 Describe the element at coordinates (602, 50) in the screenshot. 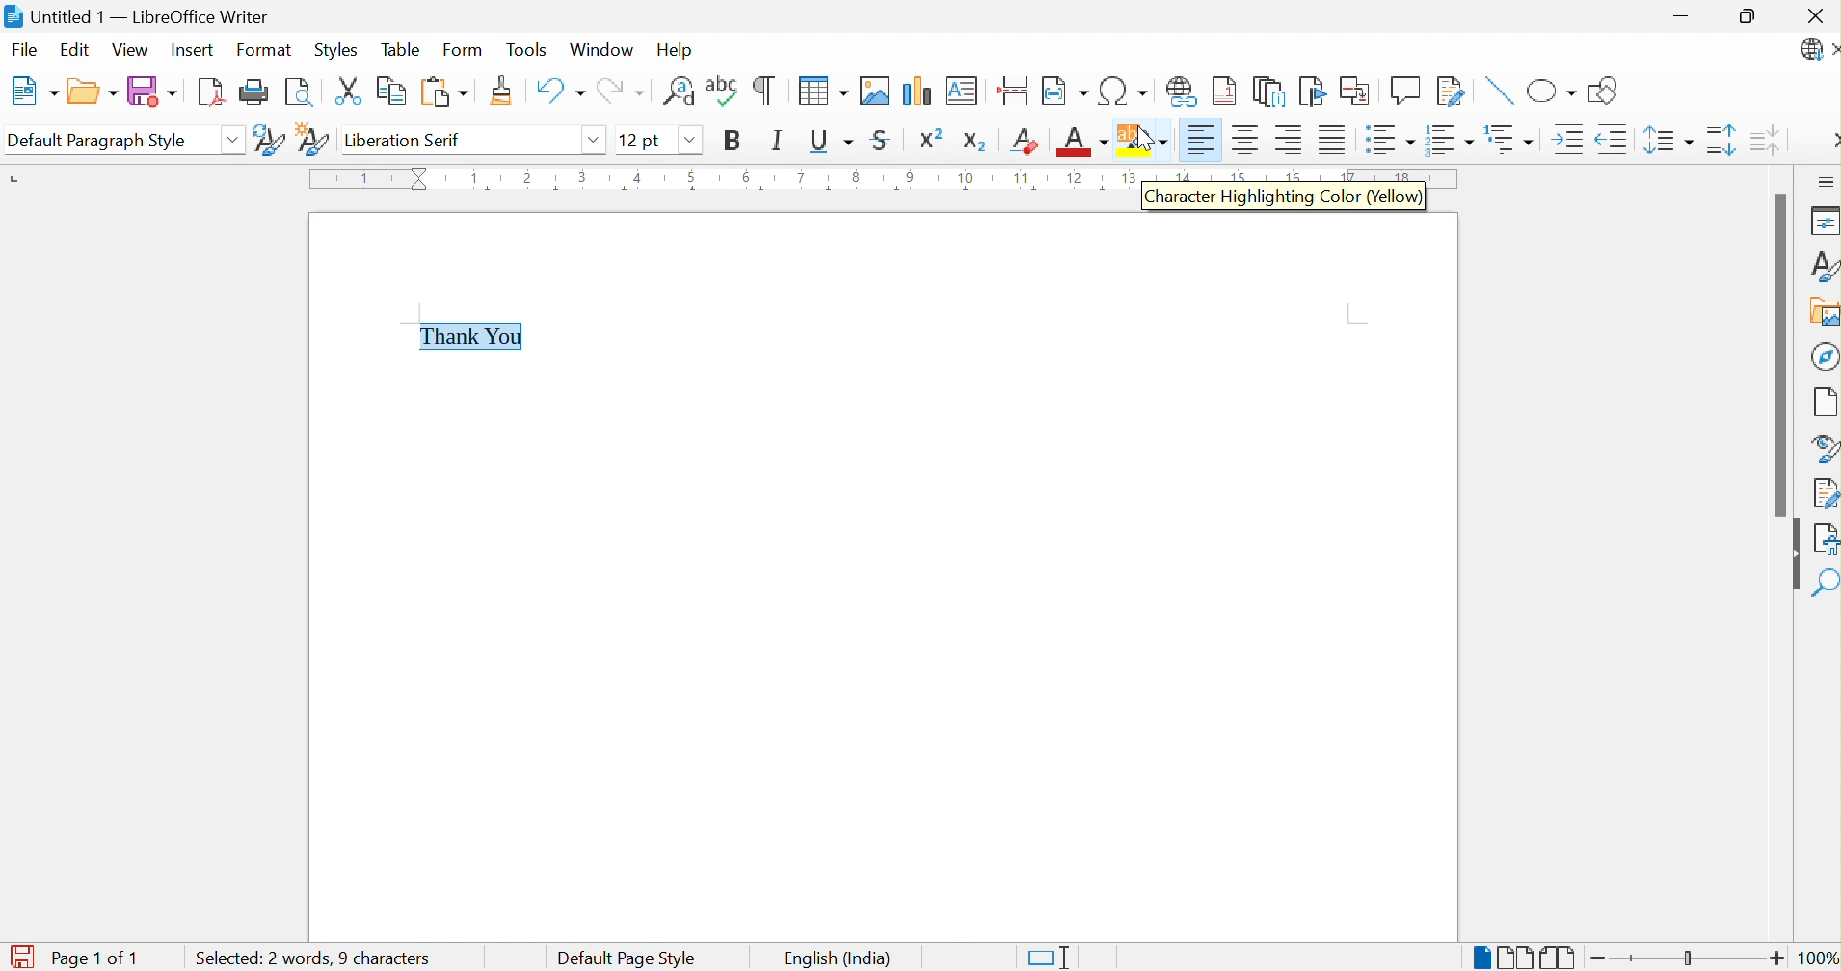

I see `Window` at that location.